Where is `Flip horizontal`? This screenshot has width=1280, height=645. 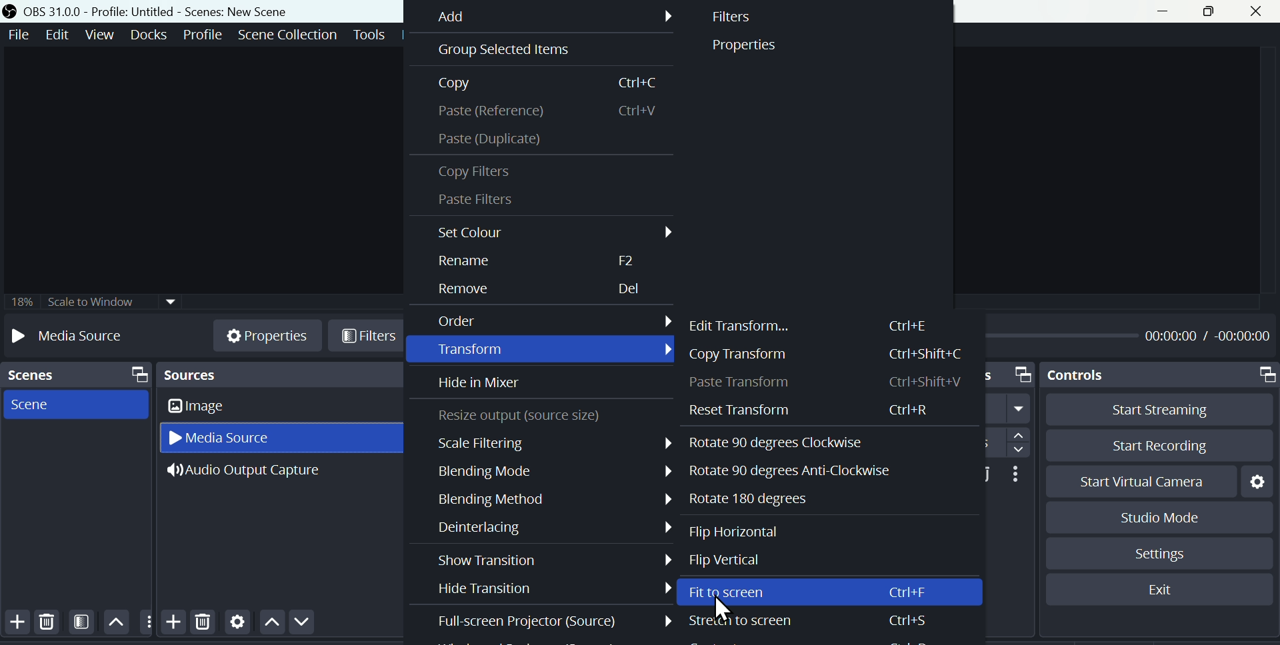 Flip horizontal is located at coordinates (732, 531).